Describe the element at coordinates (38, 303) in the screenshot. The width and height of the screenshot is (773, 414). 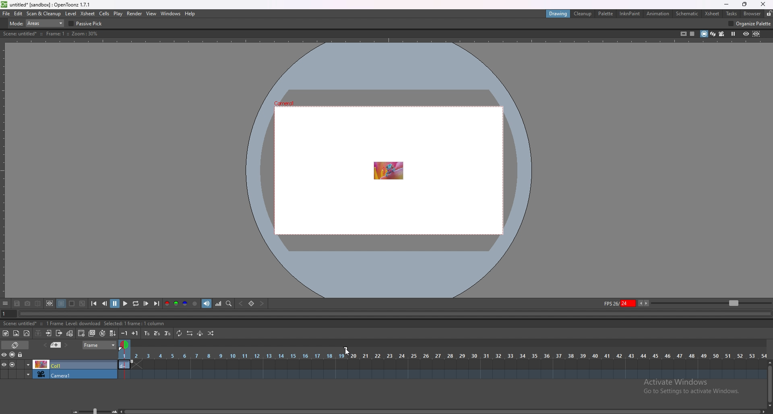
I see `compare to snapshot` at that location.